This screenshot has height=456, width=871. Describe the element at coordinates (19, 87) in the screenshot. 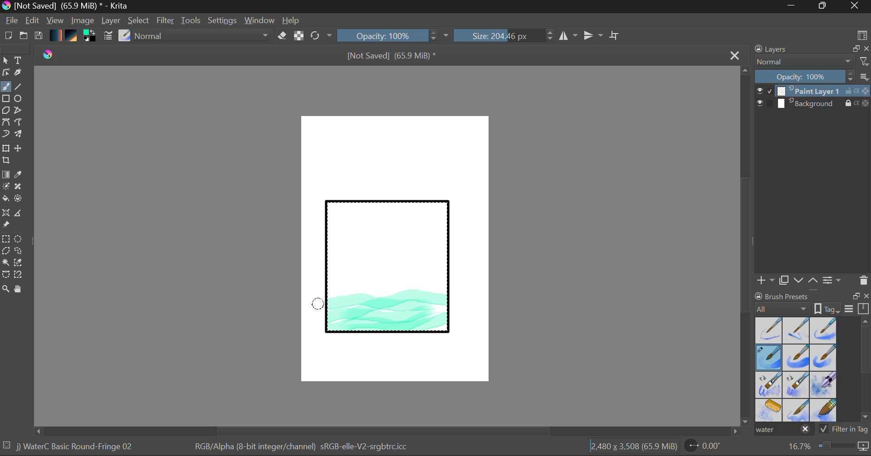

I see `Line` at that location.